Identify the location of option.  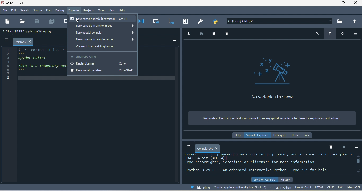
(174, 40).